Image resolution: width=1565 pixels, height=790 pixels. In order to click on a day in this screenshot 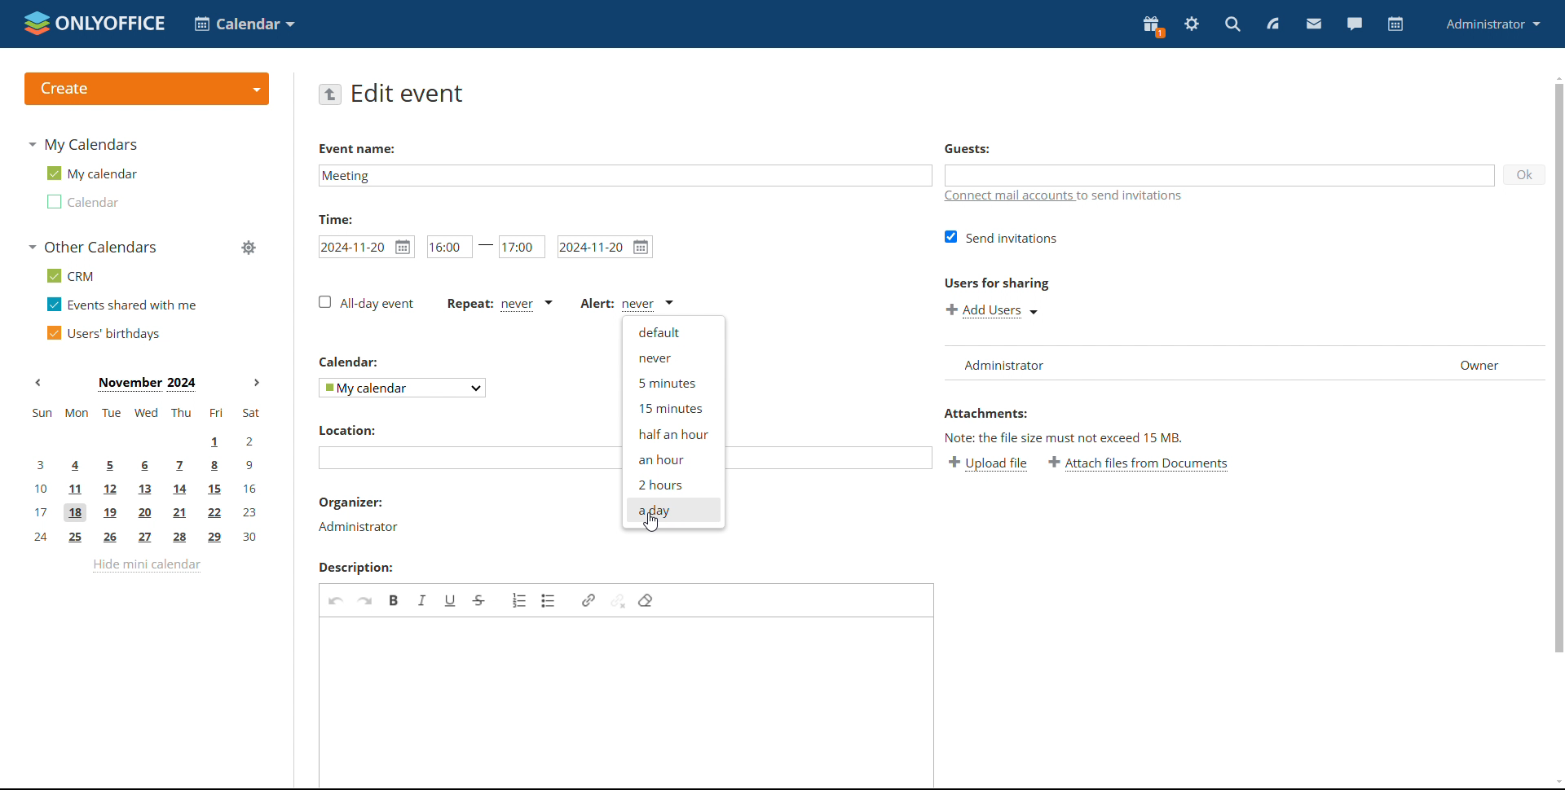, I will do `click(673, 510)`.